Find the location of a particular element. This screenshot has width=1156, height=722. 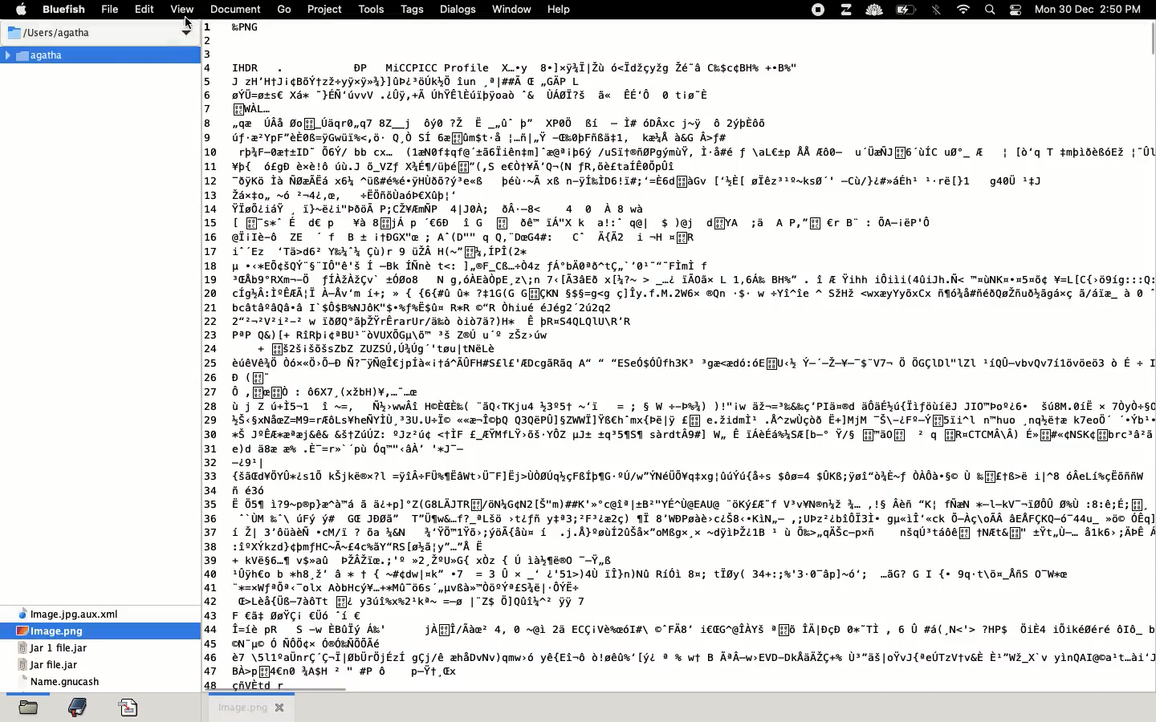

help is located at coordinates (560, 10).